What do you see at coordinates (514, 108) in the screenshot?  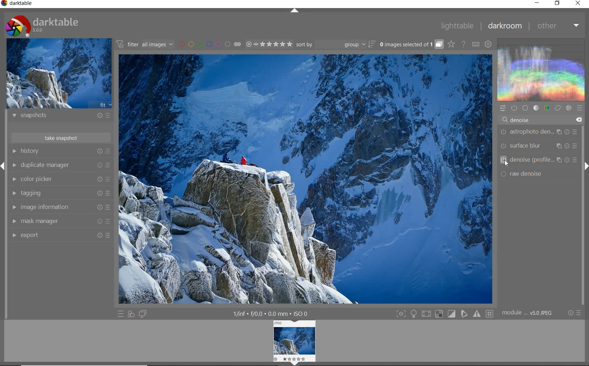 I see `show only active modules` at bounding box center [514, 108].